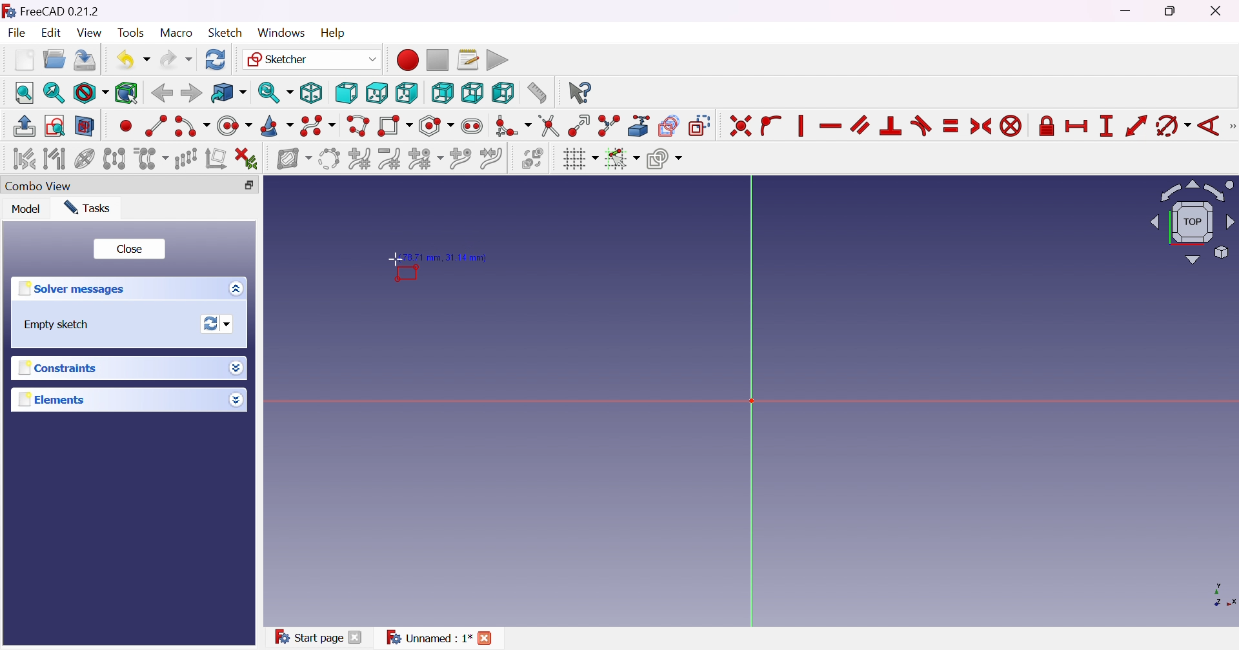 The width and height of the screenshot is (1239, 650). Describe the element at coordinates (234, 126) in the screenshot. I see `Create circle` at that location.